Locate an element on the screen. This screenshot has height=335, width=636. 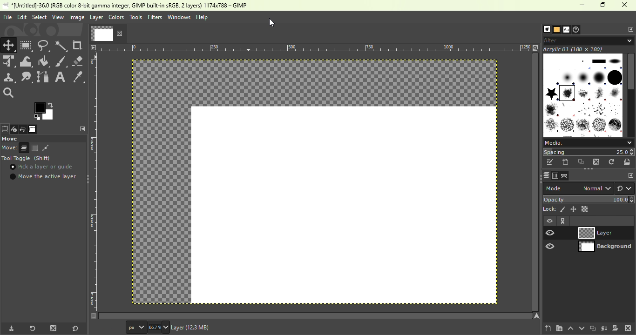
Horizontal scroll bar is located at coordinates (631, 95).